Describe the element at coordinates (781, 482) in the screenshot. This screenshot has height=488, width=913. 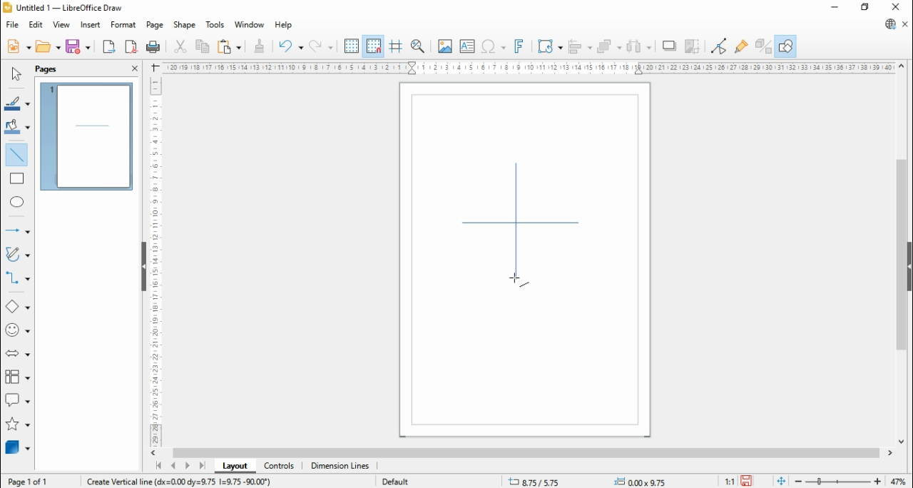
I see `fit document to window` at that location.